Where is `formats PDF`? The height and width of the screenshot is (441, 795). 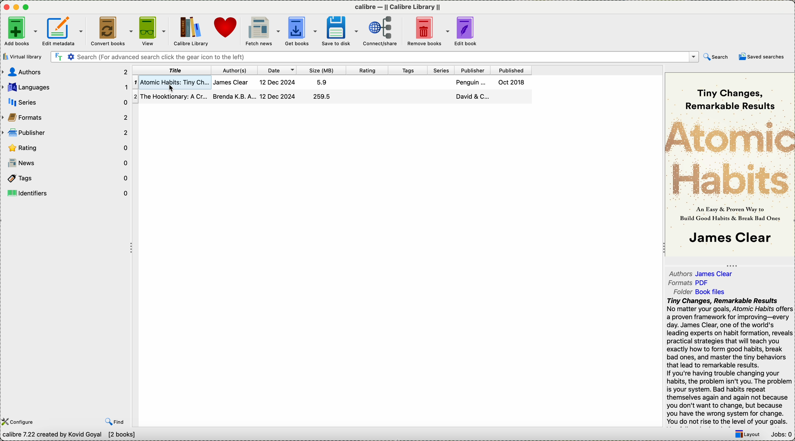
formats PDF is located at coordinates (689, 282).